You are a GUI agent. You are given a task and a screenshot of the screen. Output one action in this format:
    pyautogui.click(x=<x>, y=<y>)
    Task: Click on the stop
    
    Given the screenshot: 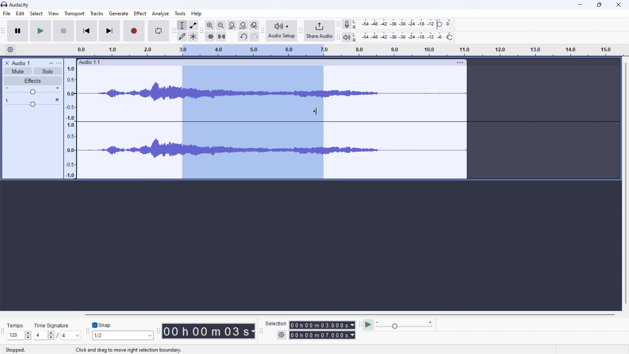 What is the action you would take?
    pyautogui.click(x=64, y=30)
    